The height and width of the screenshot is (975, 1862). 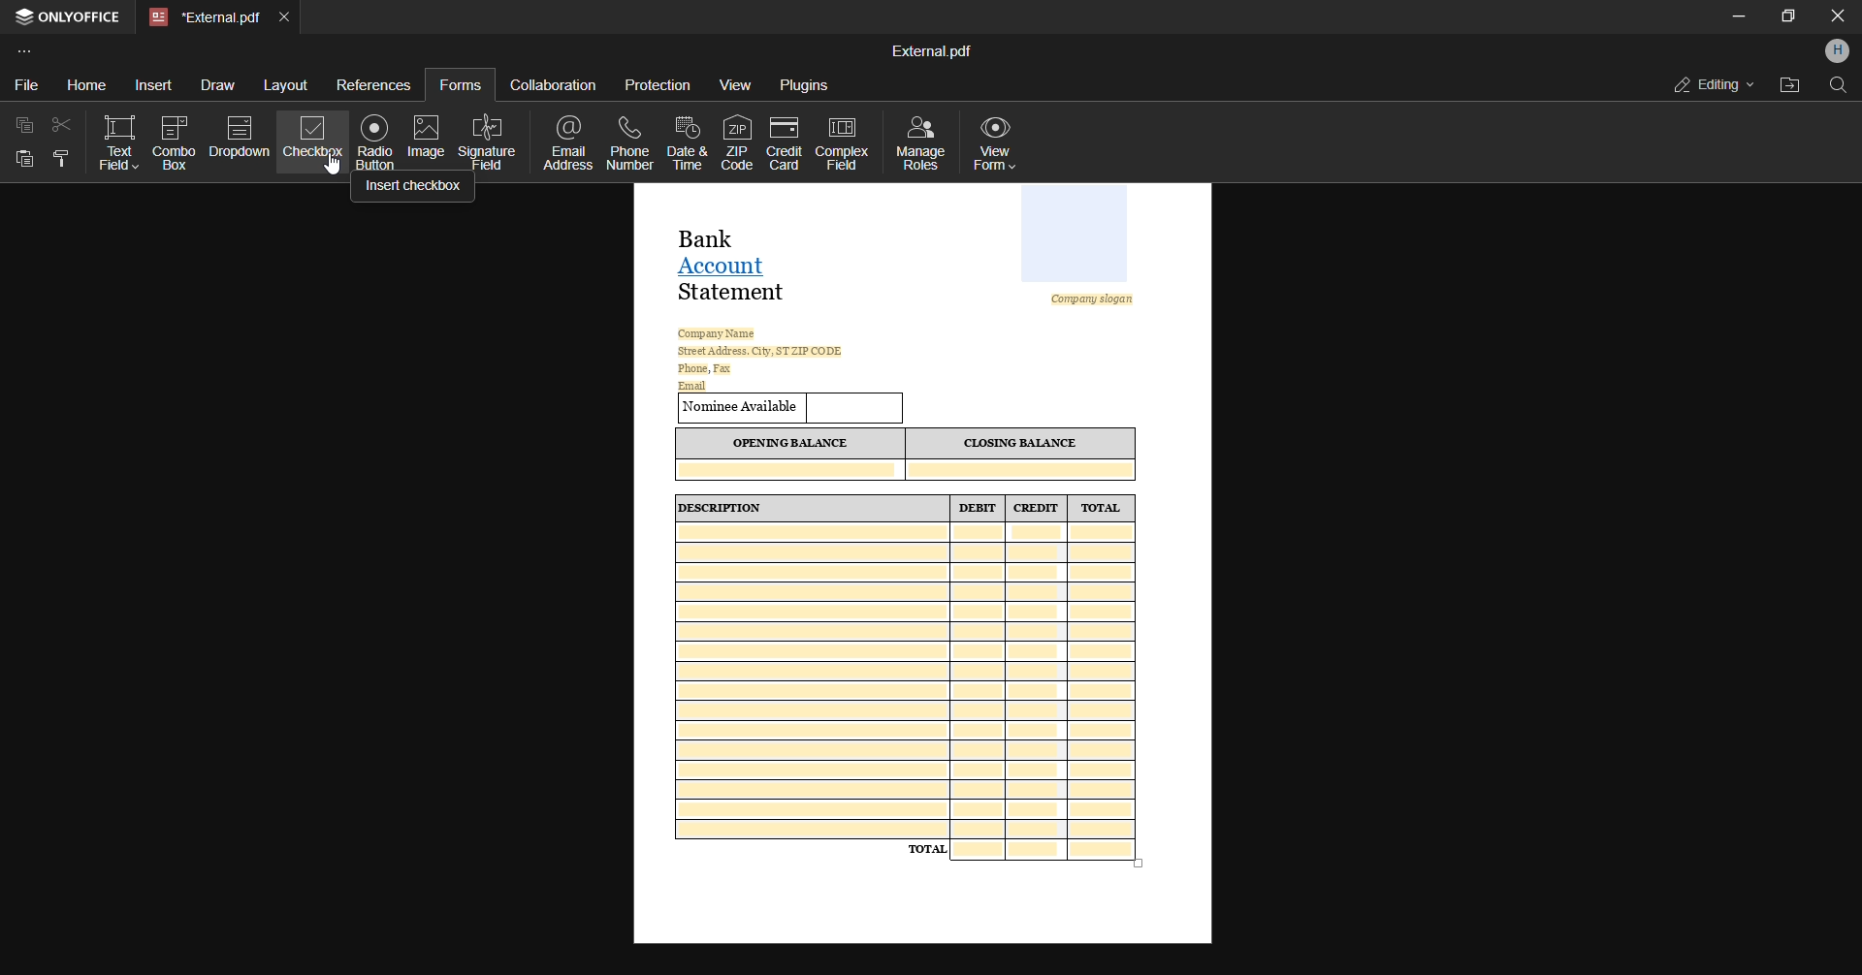 I want to click on protection, so click(x=658, y=86).